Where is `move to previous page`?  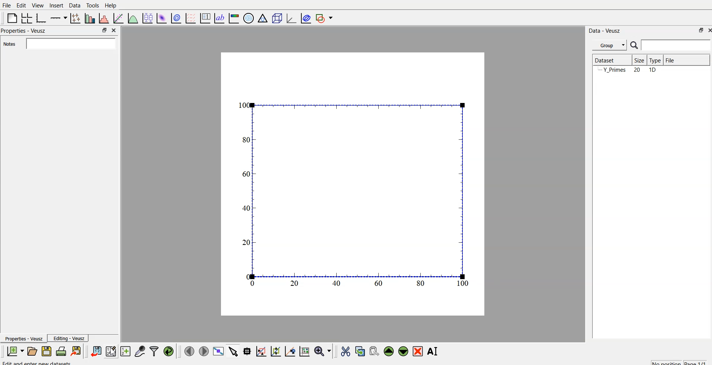
move to previous page is located at coordinates (188, 351).